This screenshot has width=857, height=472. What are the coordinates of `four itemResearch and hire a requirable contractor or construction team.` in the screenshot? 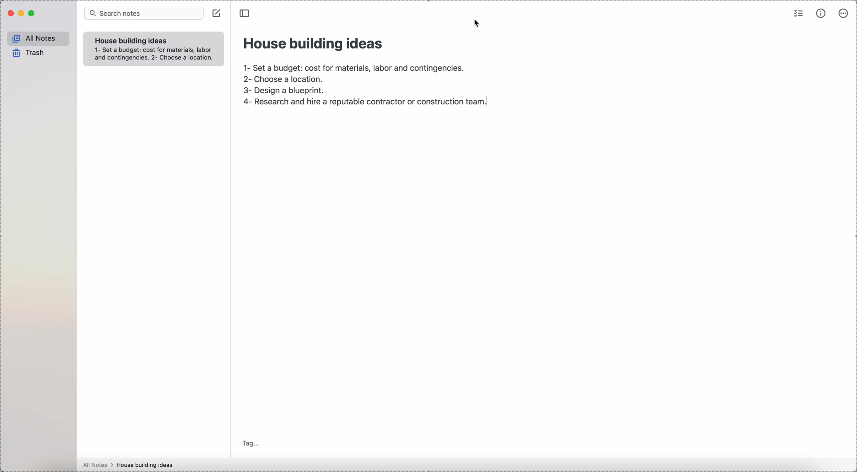 It's located at (369, 102).